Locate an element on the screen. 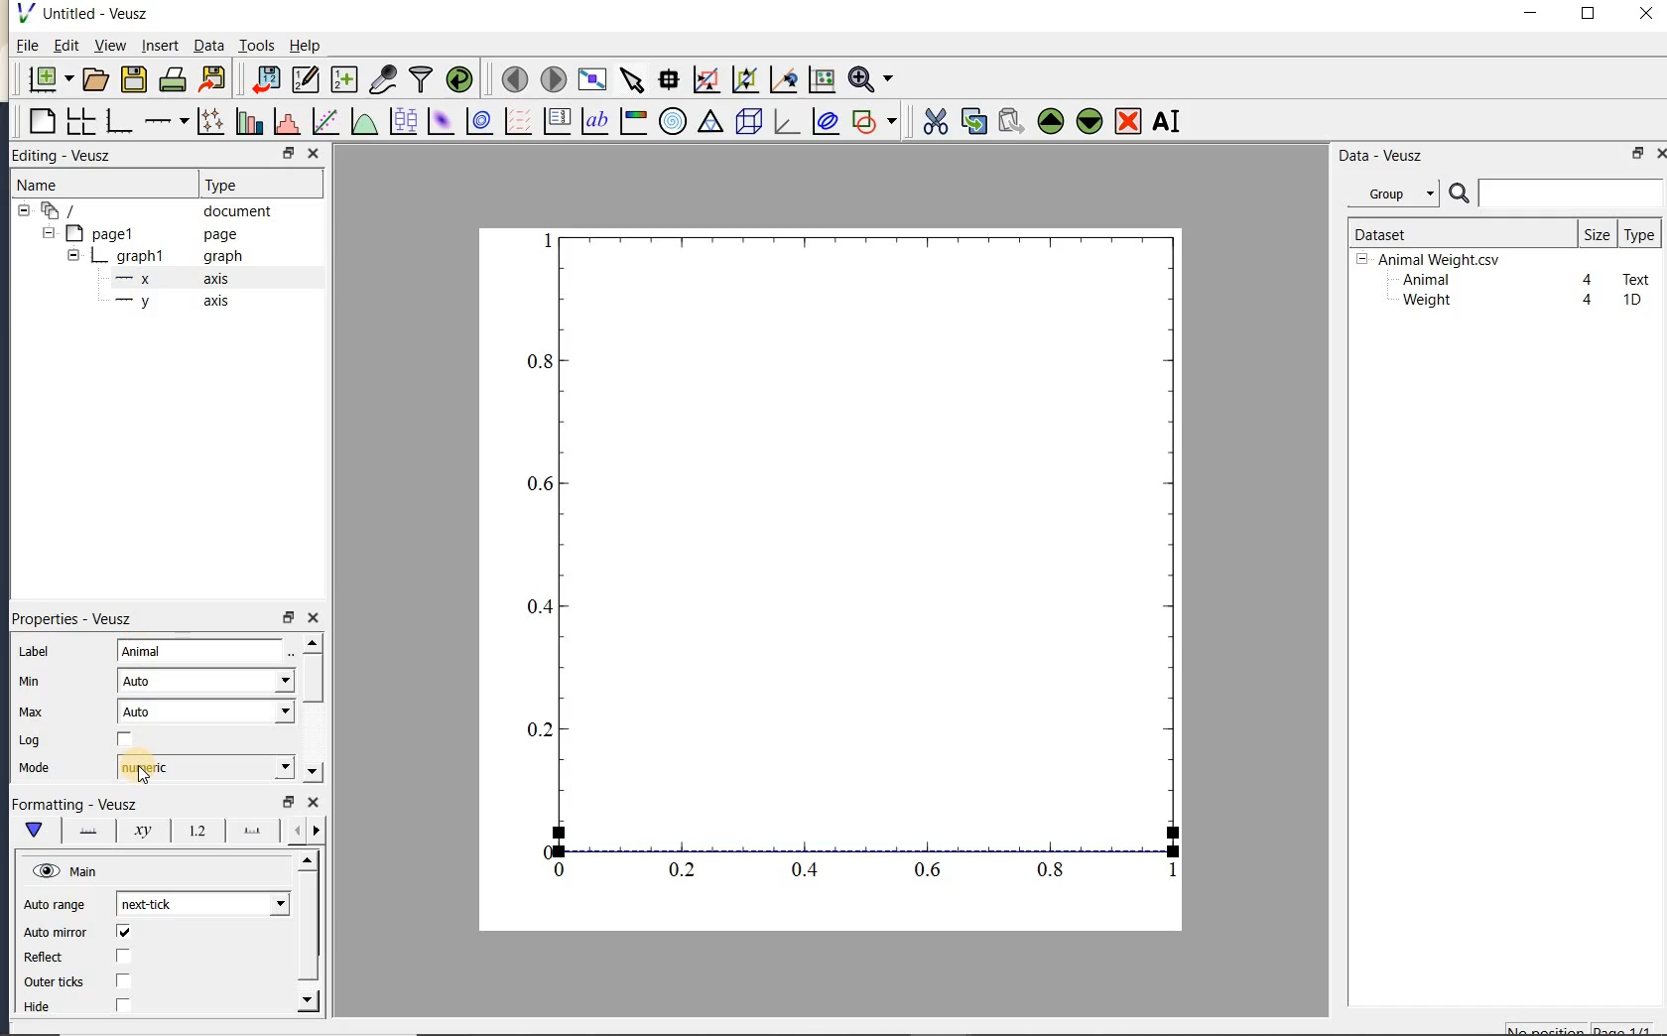 Image resolution: width=1667 pixels, height=1036 pixels. page1 is located at coordinates (142, 235).